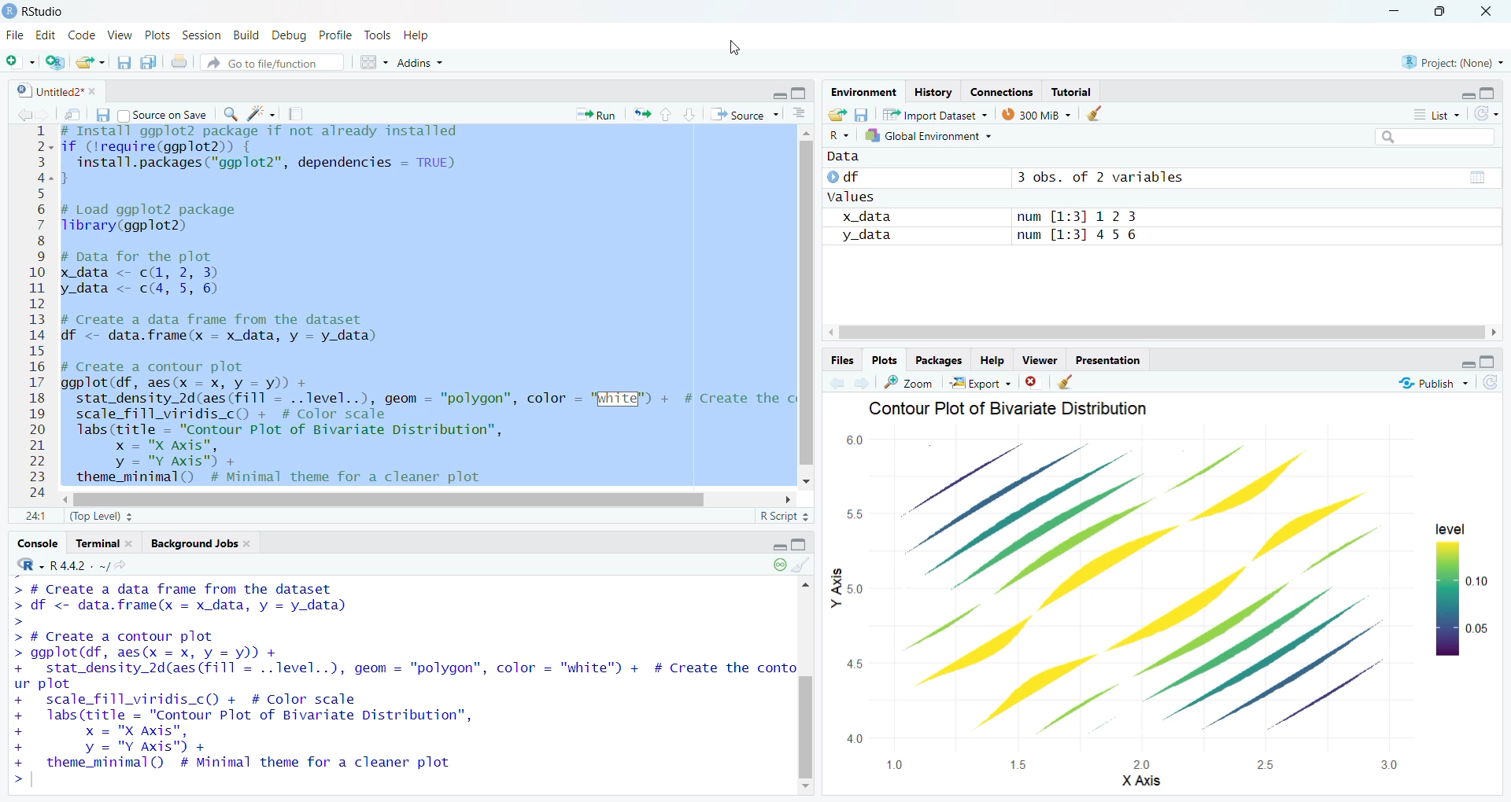  What do you see at coordinates (245, 35) in the screenshot?
I see `Build` at bounding box center [245, 35].